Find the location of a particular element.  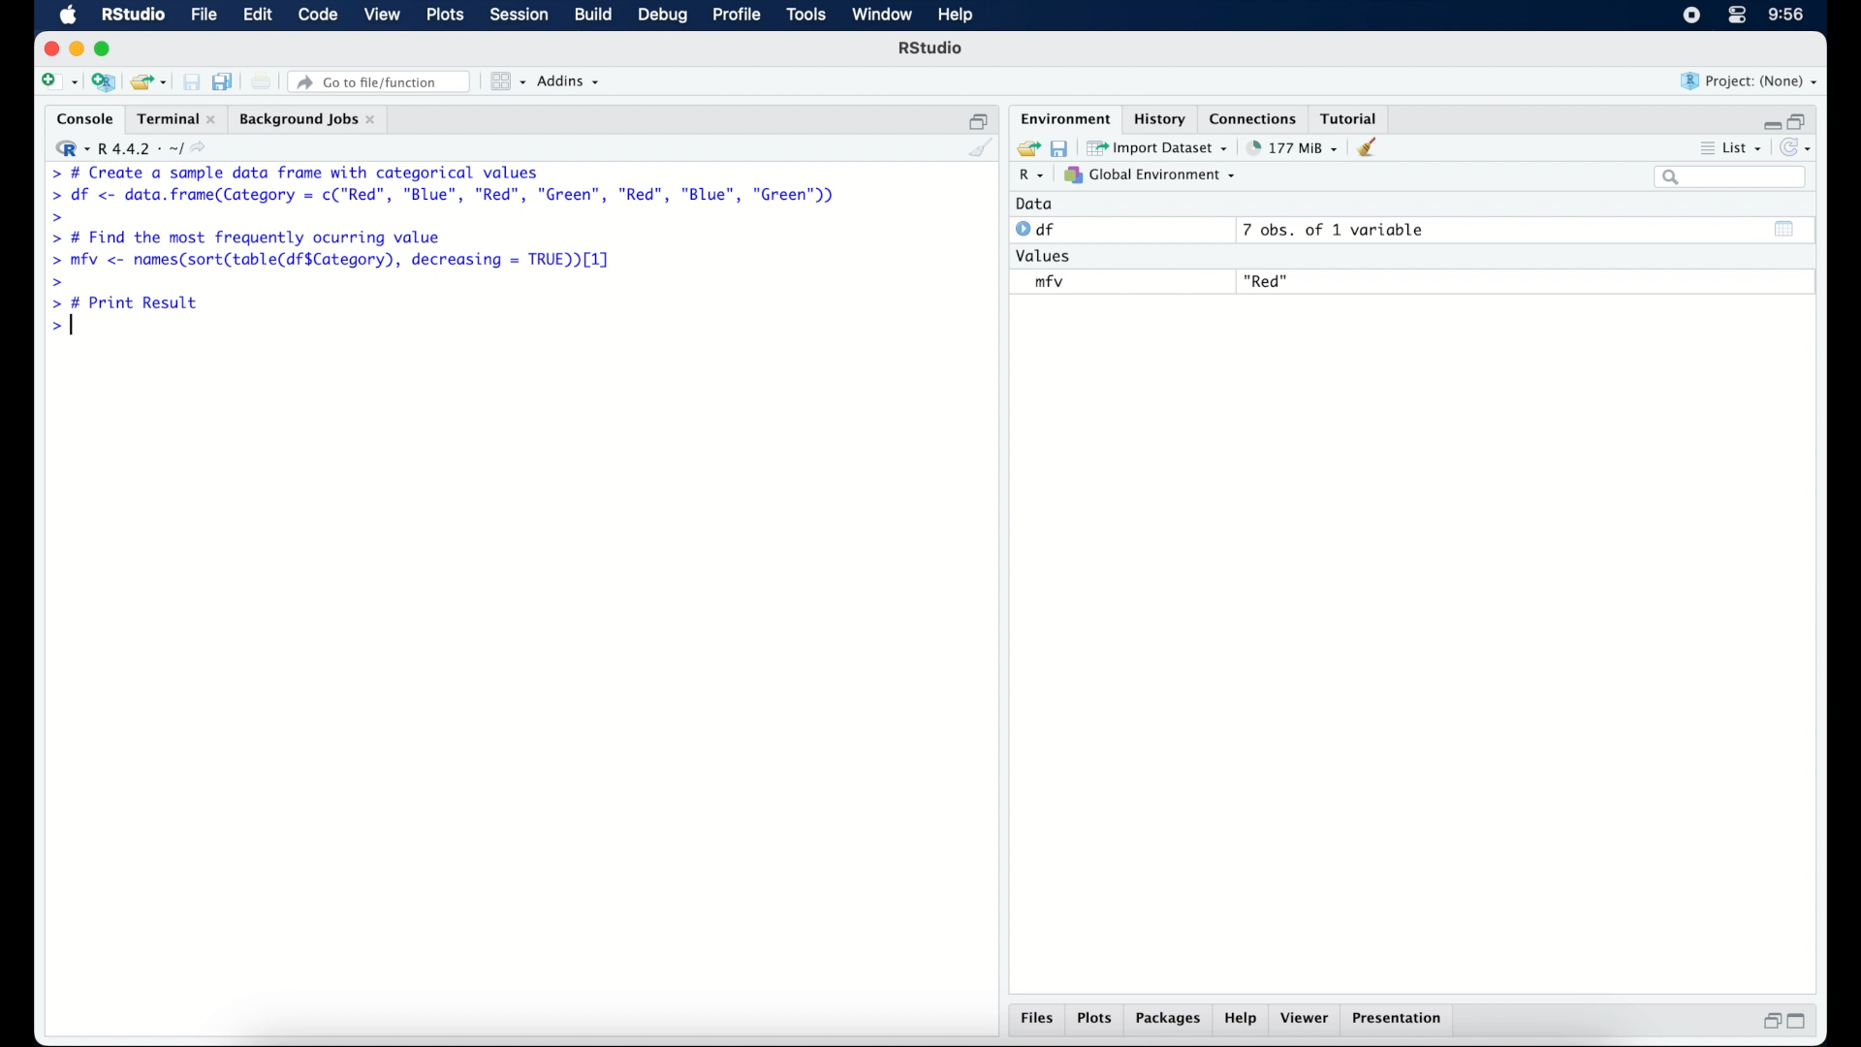

workspace panes is located at coordinates (507, 81).